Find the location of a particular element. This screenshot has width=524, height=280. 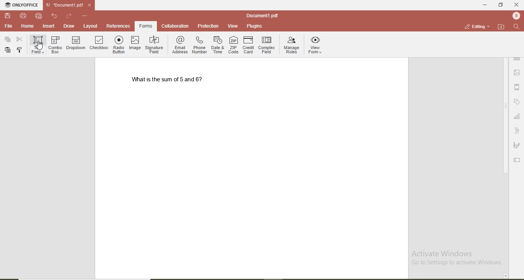

save is located at coordinates (7, 15).